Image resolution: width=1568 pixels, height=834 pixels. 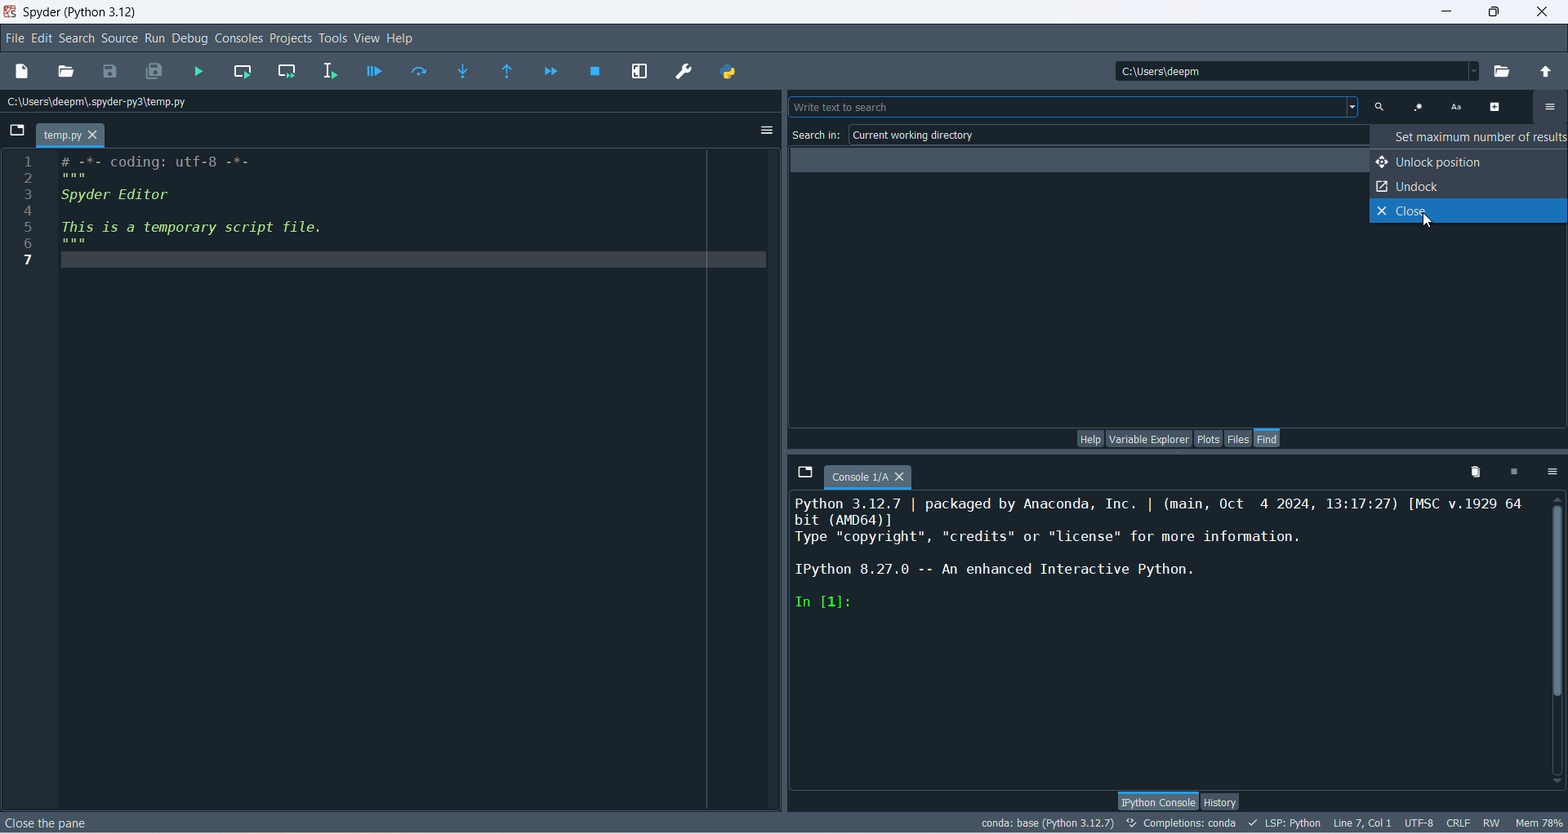 I want to click on run file, so click(x=201, y=72).